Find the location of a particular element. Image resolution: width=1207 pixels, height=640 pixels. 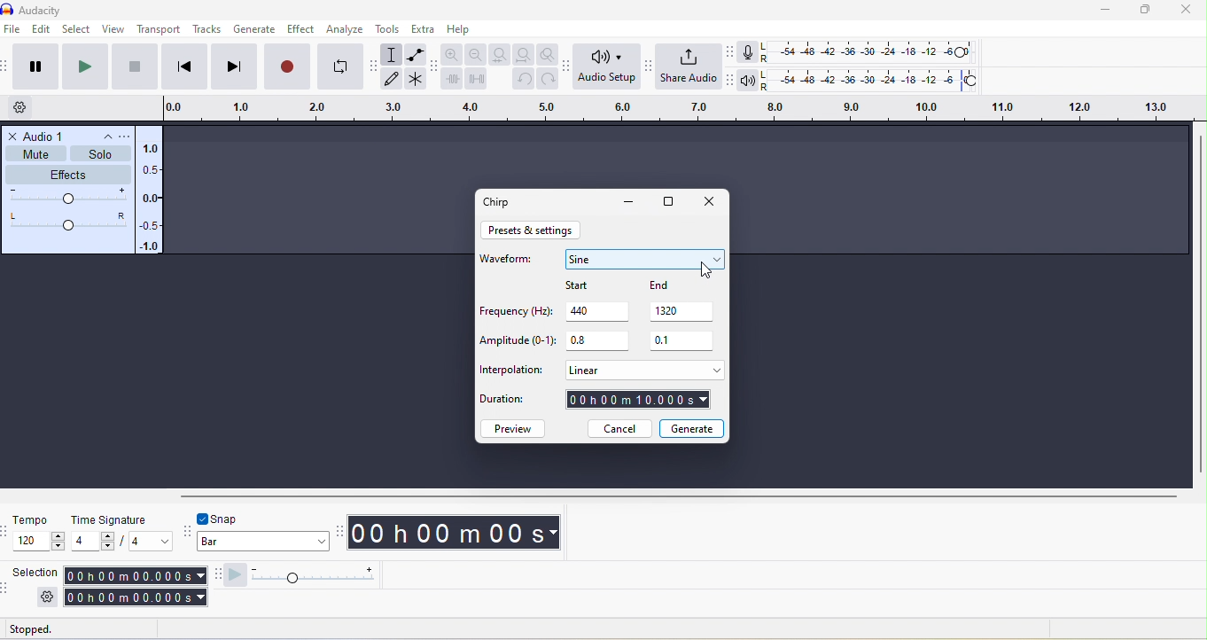

preview is located at coordinates (515, 428).